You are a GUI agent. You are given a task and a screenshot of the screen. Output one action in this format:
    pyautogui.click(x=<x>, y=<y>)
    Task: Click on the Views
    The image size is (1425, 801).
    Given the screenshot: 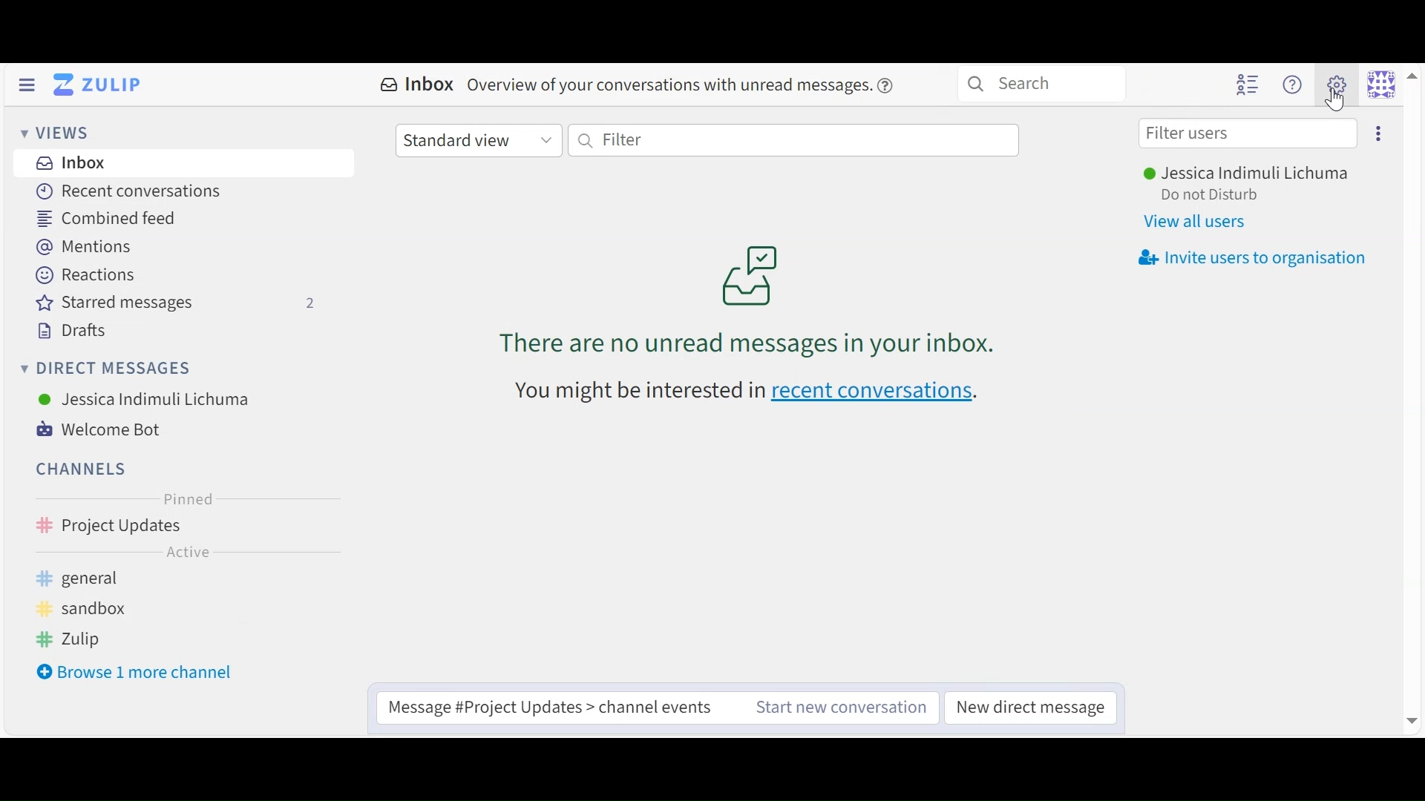 What is the action you would take?
    pyautogui.click(x=54, y=131)
    